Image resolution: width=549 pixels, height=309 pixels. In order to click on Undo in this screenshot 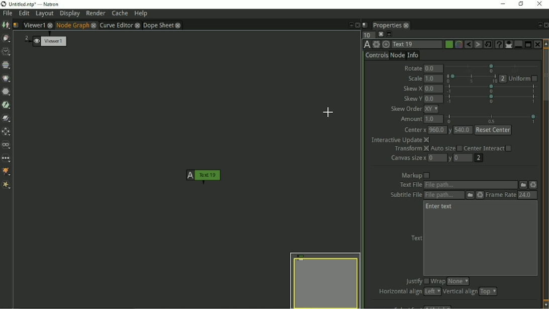, I will do `click(468, 44)`.